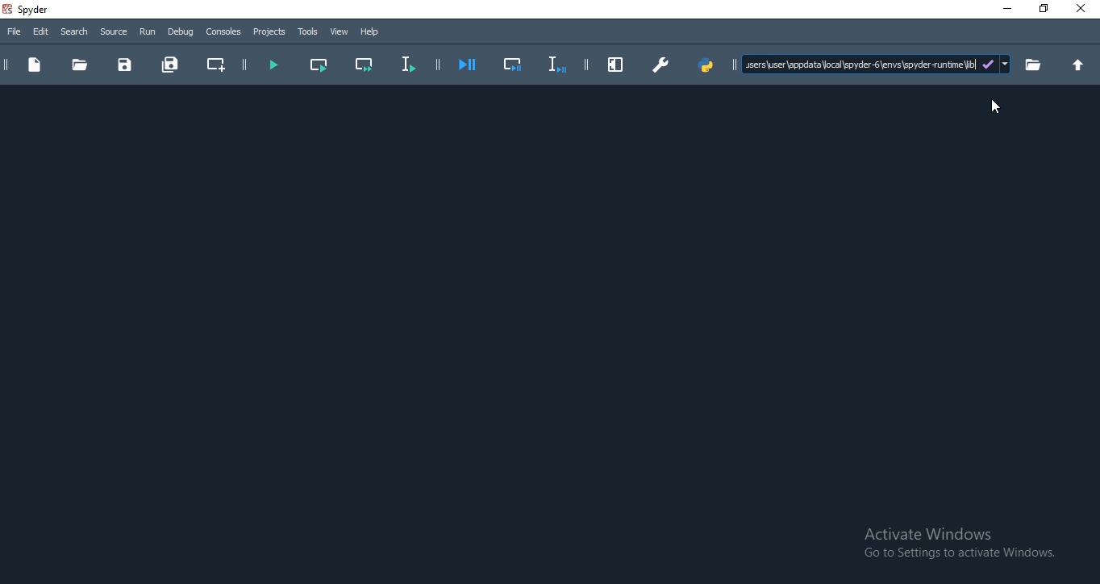 Image resolution: width=1100 pixels, height=584 pixels. Describe the element at coordinates (1044, 10) in the screenshot. I see `Restore` at that location.